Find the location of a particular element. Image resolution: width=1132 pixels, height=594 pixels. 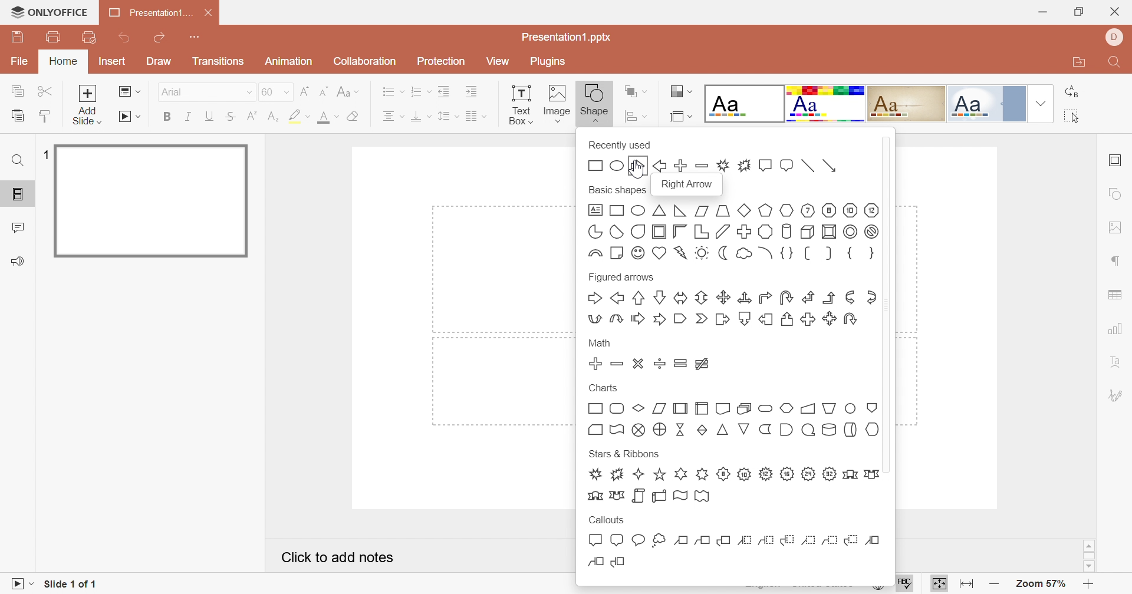

Undo is located at coordinates (126, 39).